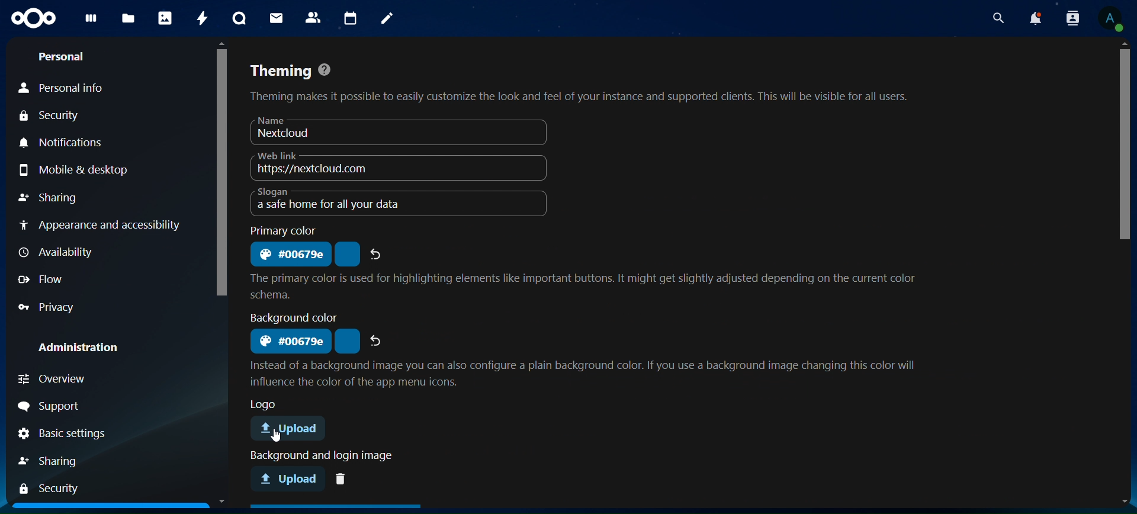  What do you see at coordinates (579, 83) in the screenshot?
I see `theming` at bounding box center [579, 83].